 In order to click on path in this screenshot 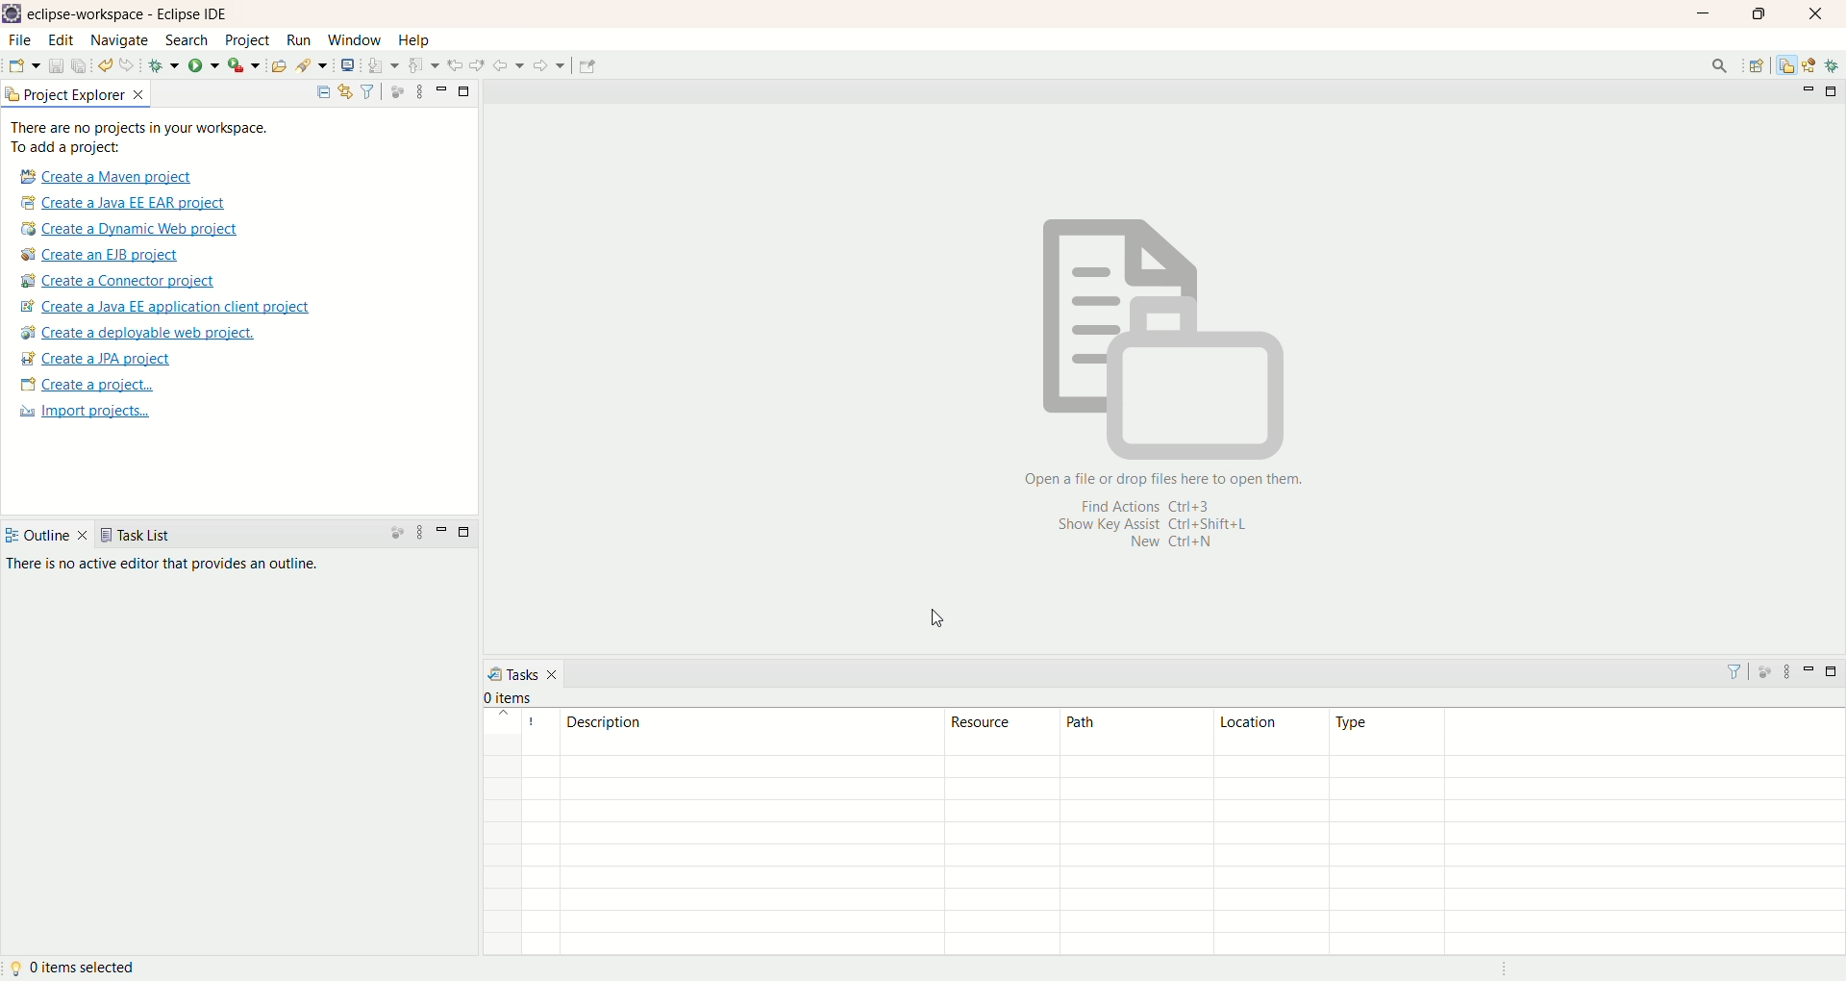, I will do `click(1135, 834)`.